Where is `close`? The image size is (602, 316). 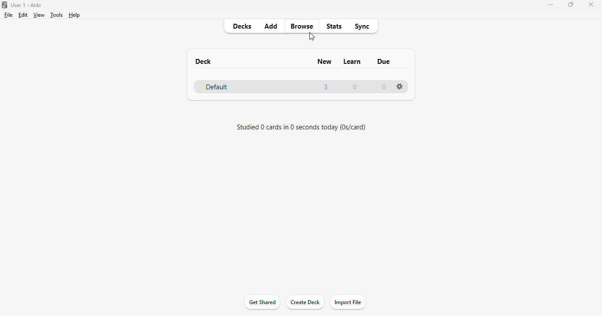
close is located at coordinates (592, 5).